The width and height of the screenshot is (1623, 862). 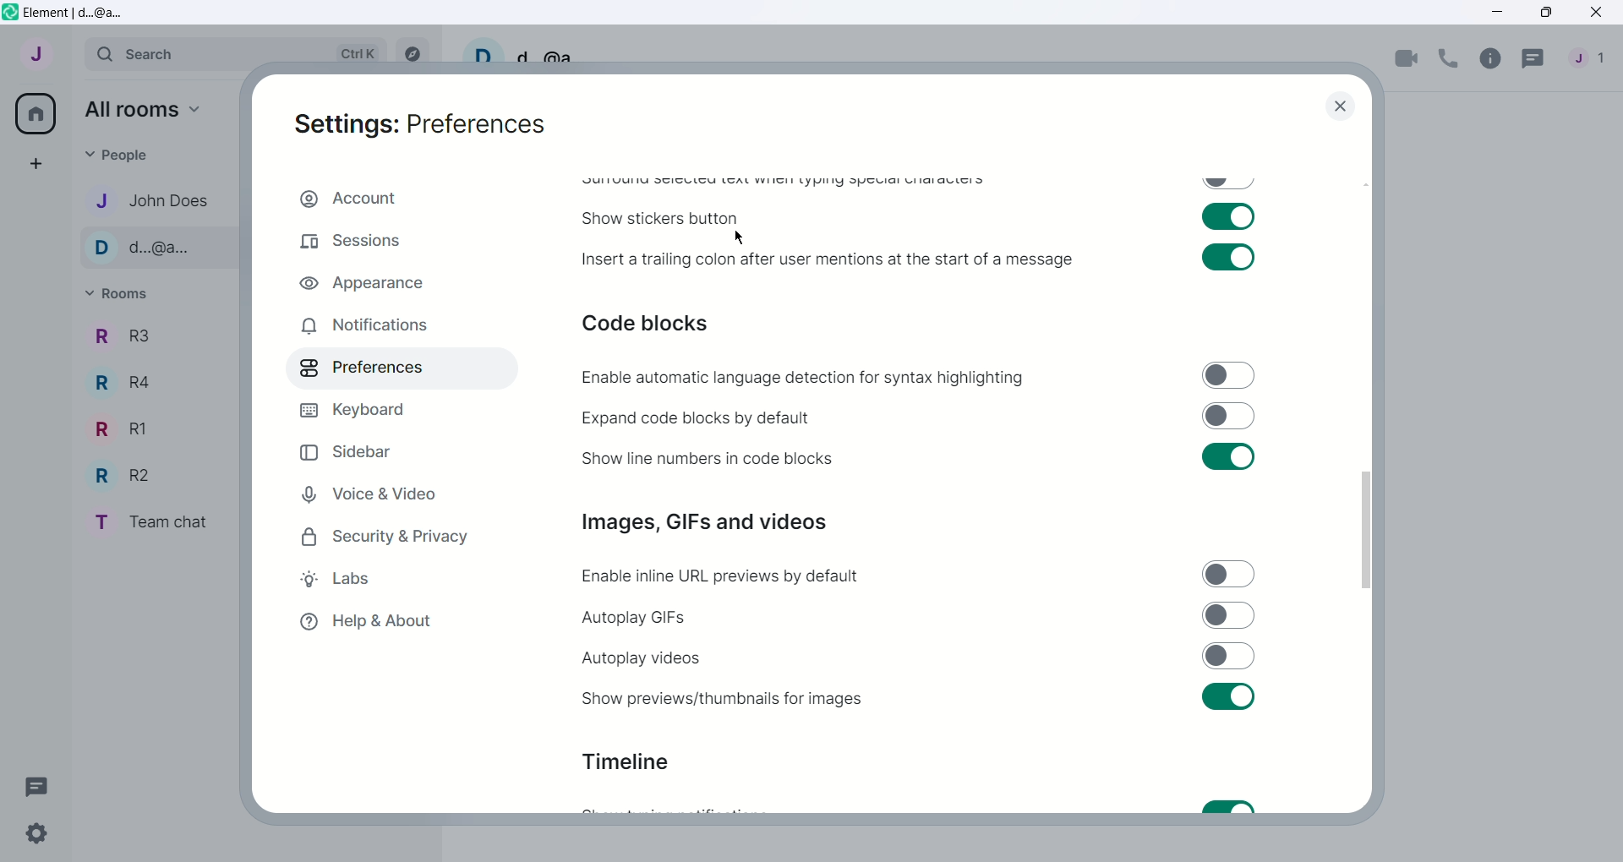 I want to click on Toggle switch off for autoplay GIFs, so click(x=1229, y=615).